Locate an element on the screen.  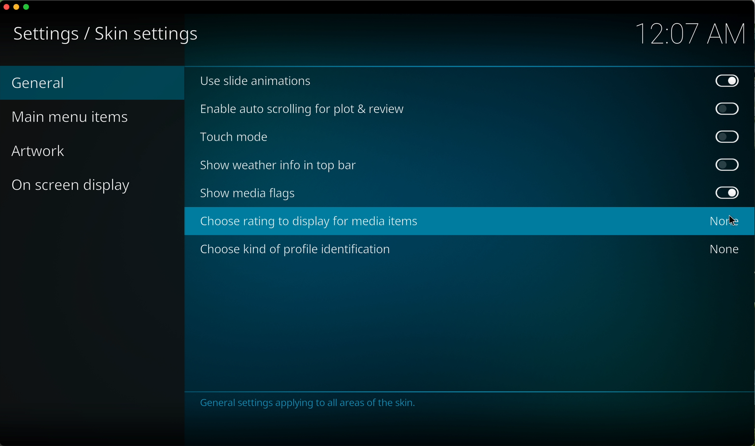
choose kind of people identification is located at coordinates (470, 251).